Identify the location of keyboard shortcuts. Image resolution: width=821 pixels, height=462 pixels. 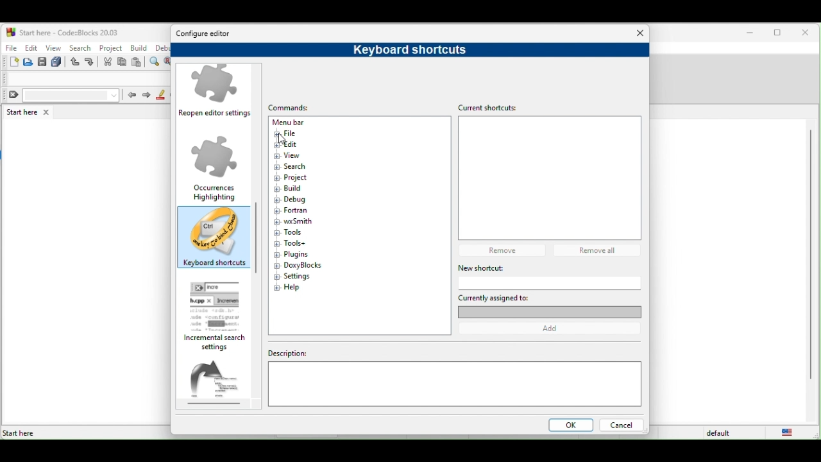
(214, 239).